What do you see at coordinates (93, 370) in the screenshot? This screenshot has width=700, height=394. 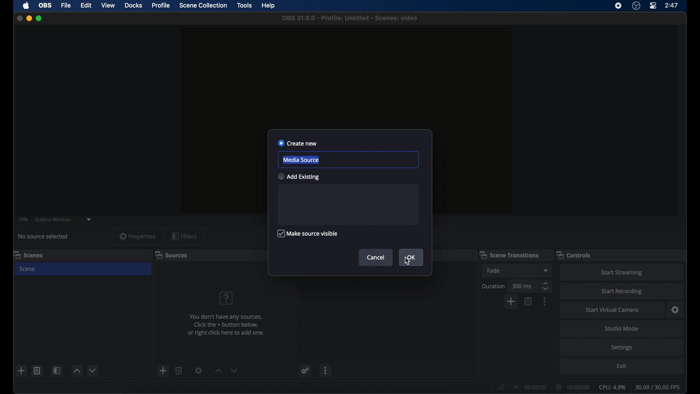 I see `decrement button` at bounding box center [93, 370].